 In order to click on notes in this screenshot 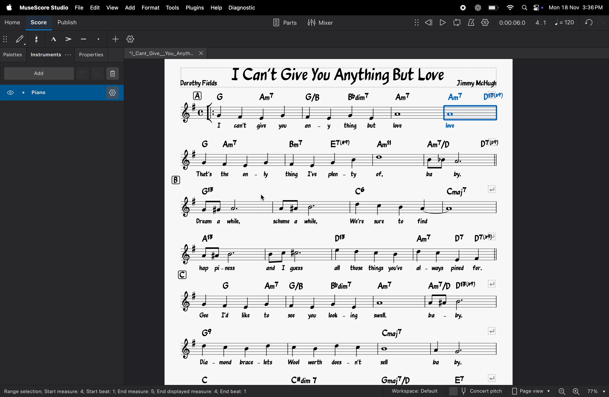, I will do `click(341, 161)`.